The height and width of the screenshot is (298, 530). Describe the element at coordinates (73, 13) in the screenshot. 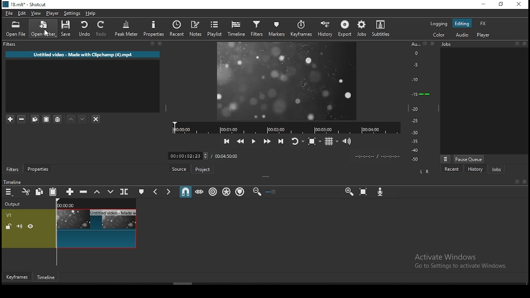

I see `settings` at that location.